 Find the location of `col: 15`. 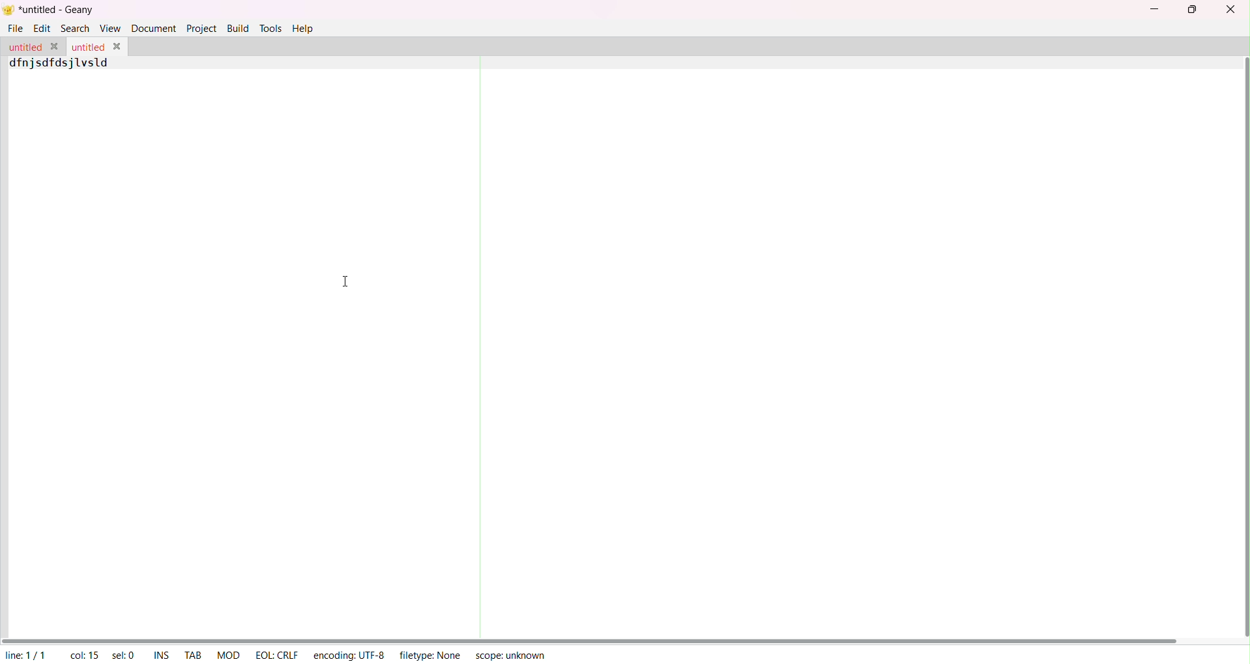

col: 15 is located at coordinates (83, 655).